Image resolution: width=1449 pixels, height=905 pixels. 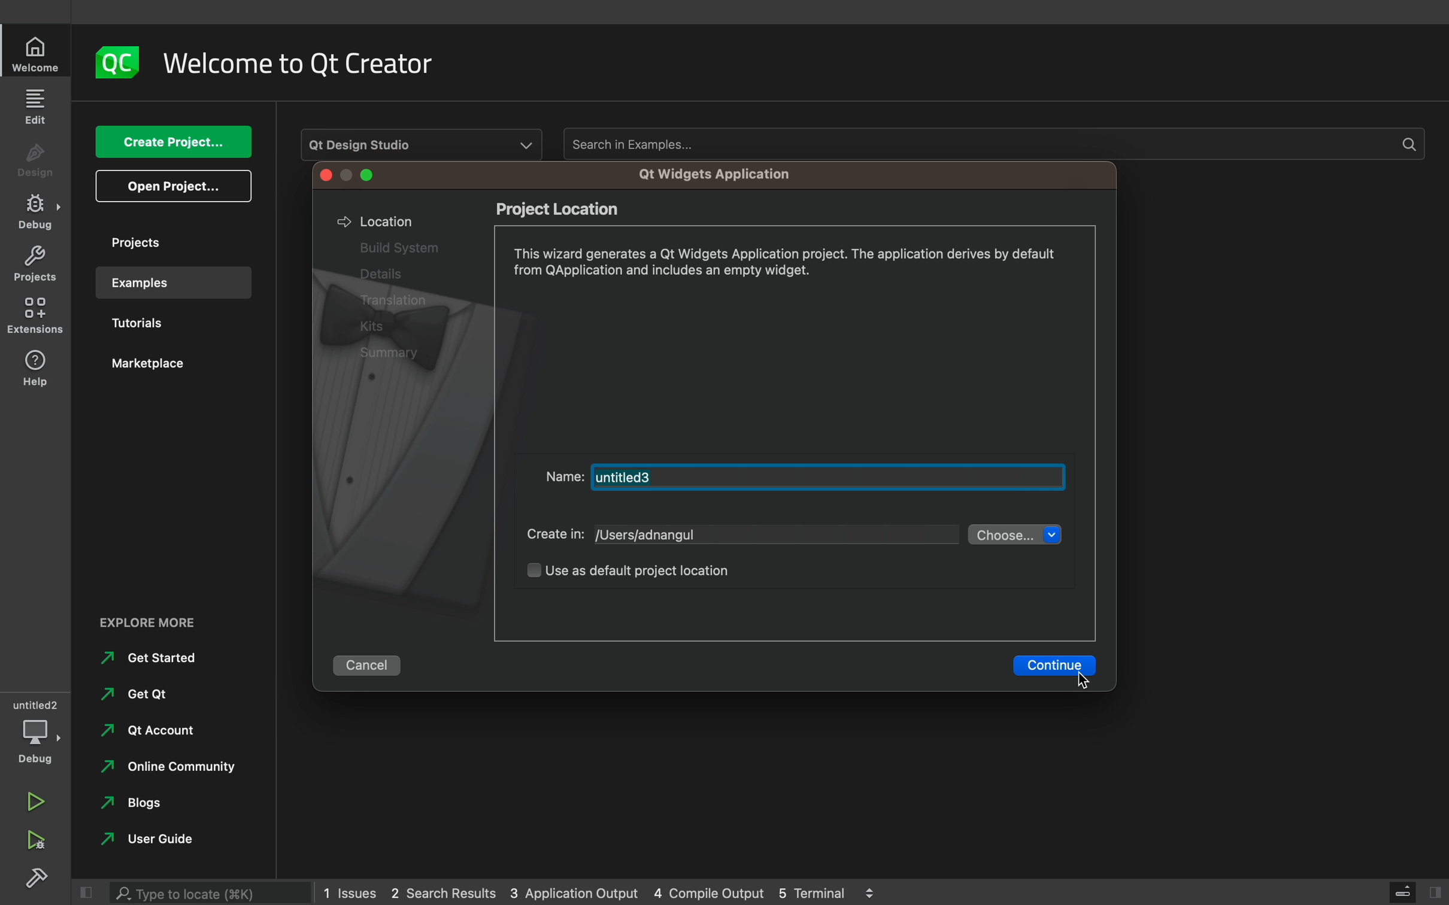 I want to click on seach bar, so click(x=213, y=891).